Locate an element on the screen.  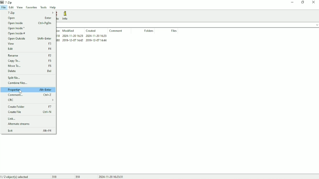
Create Folder is located at coordinates (30, 107).